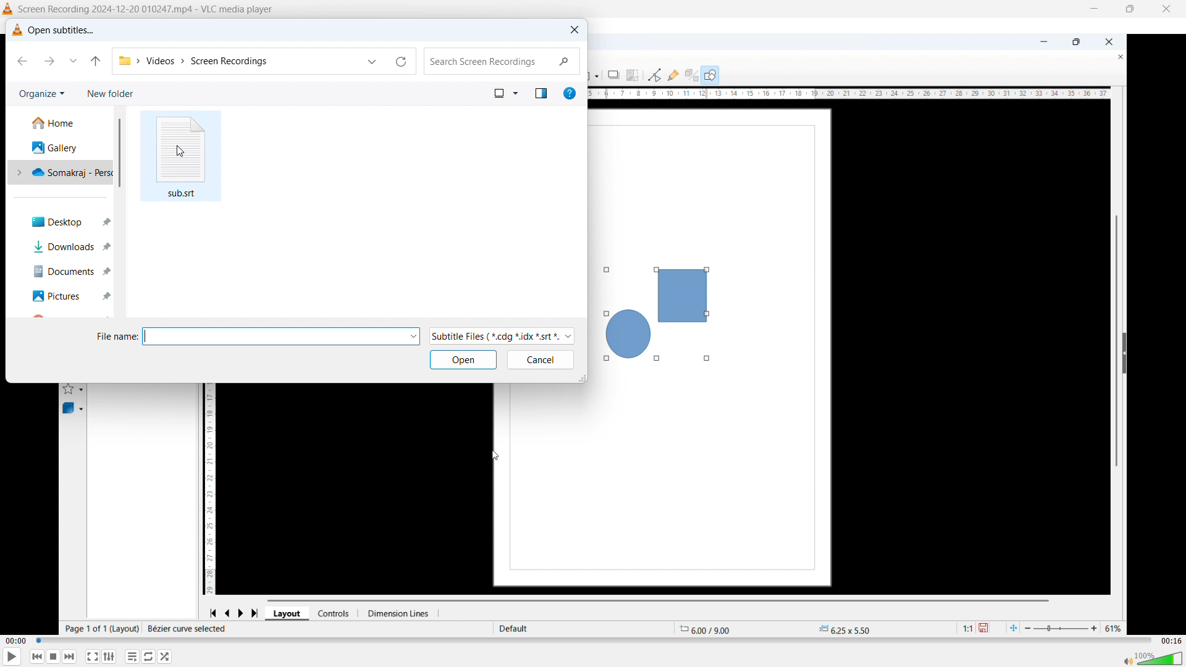  Describe the element at coordinates (710, 627) in the screenshot. I see `cursor position-6.00/9.00` at that location.